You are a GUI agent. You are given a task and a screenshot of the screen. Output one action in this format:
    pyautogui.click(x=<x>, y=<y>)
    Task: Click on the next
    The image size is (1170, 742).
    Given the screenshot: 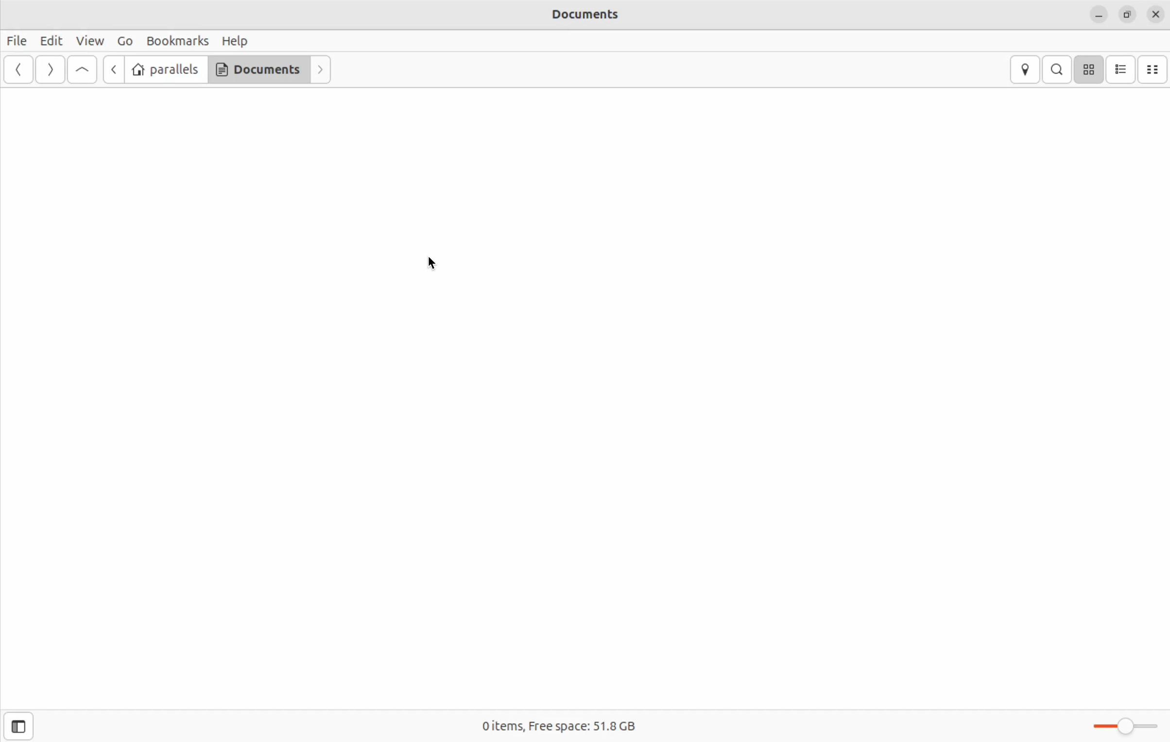 What is the action you would take?
    pyautogui.click(x=49, y=70)
    